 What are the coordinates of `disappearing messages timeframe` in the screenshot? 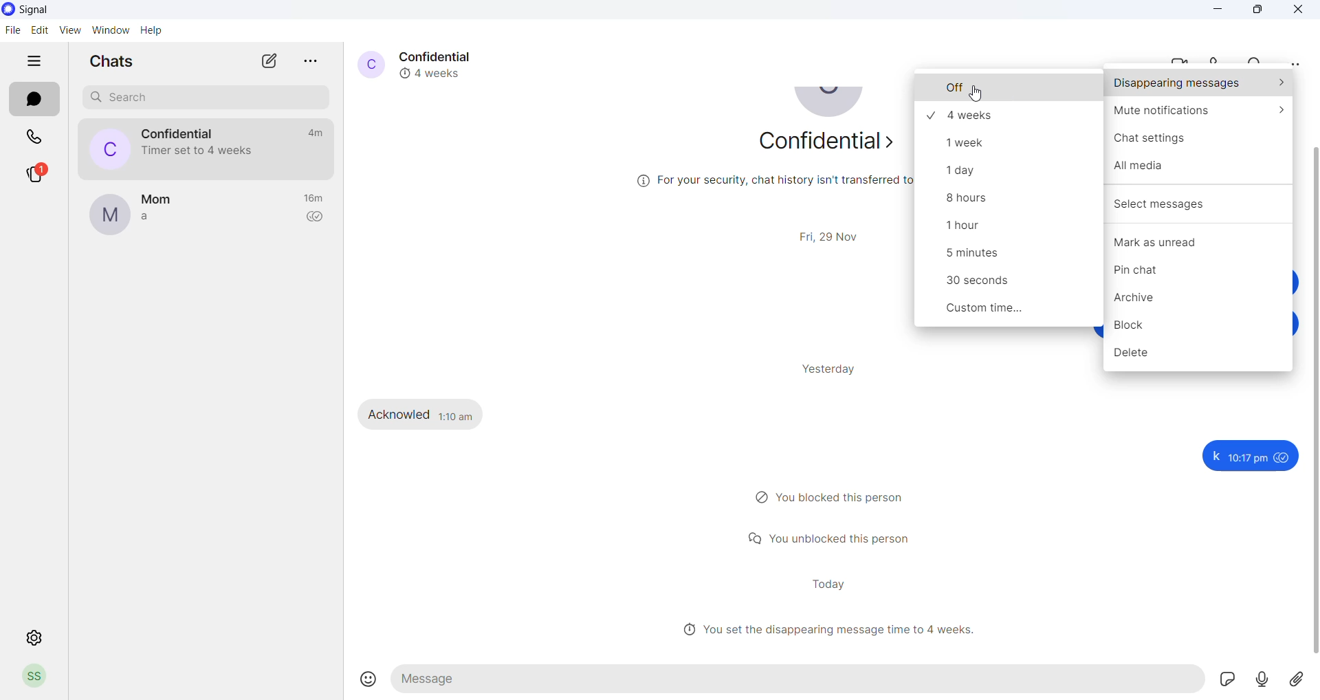 It's located at (1008, 142).